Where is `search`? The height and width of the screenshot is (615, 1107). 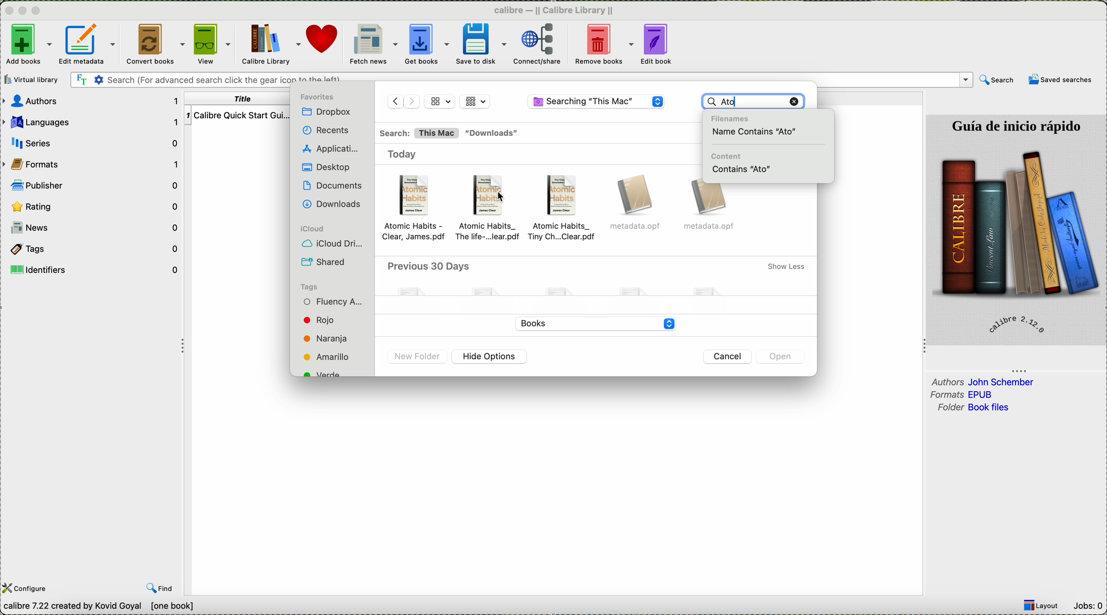
search is located at coordinates (997, 80).